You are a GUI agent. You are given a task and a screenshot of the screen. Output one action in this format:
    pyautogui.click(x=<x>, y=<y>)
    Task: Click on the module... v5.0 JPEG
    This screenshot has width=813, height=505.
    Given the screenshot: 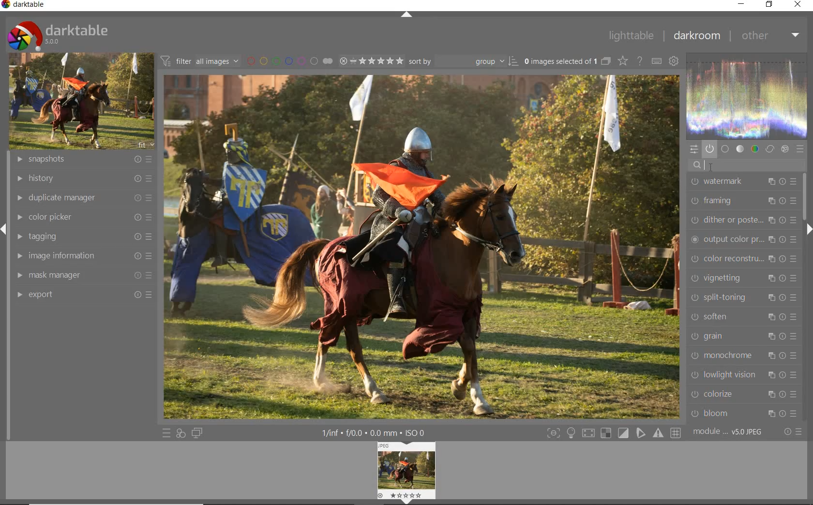 What is the action you would take?
    pyautogui.click(x=730, y=432)
    